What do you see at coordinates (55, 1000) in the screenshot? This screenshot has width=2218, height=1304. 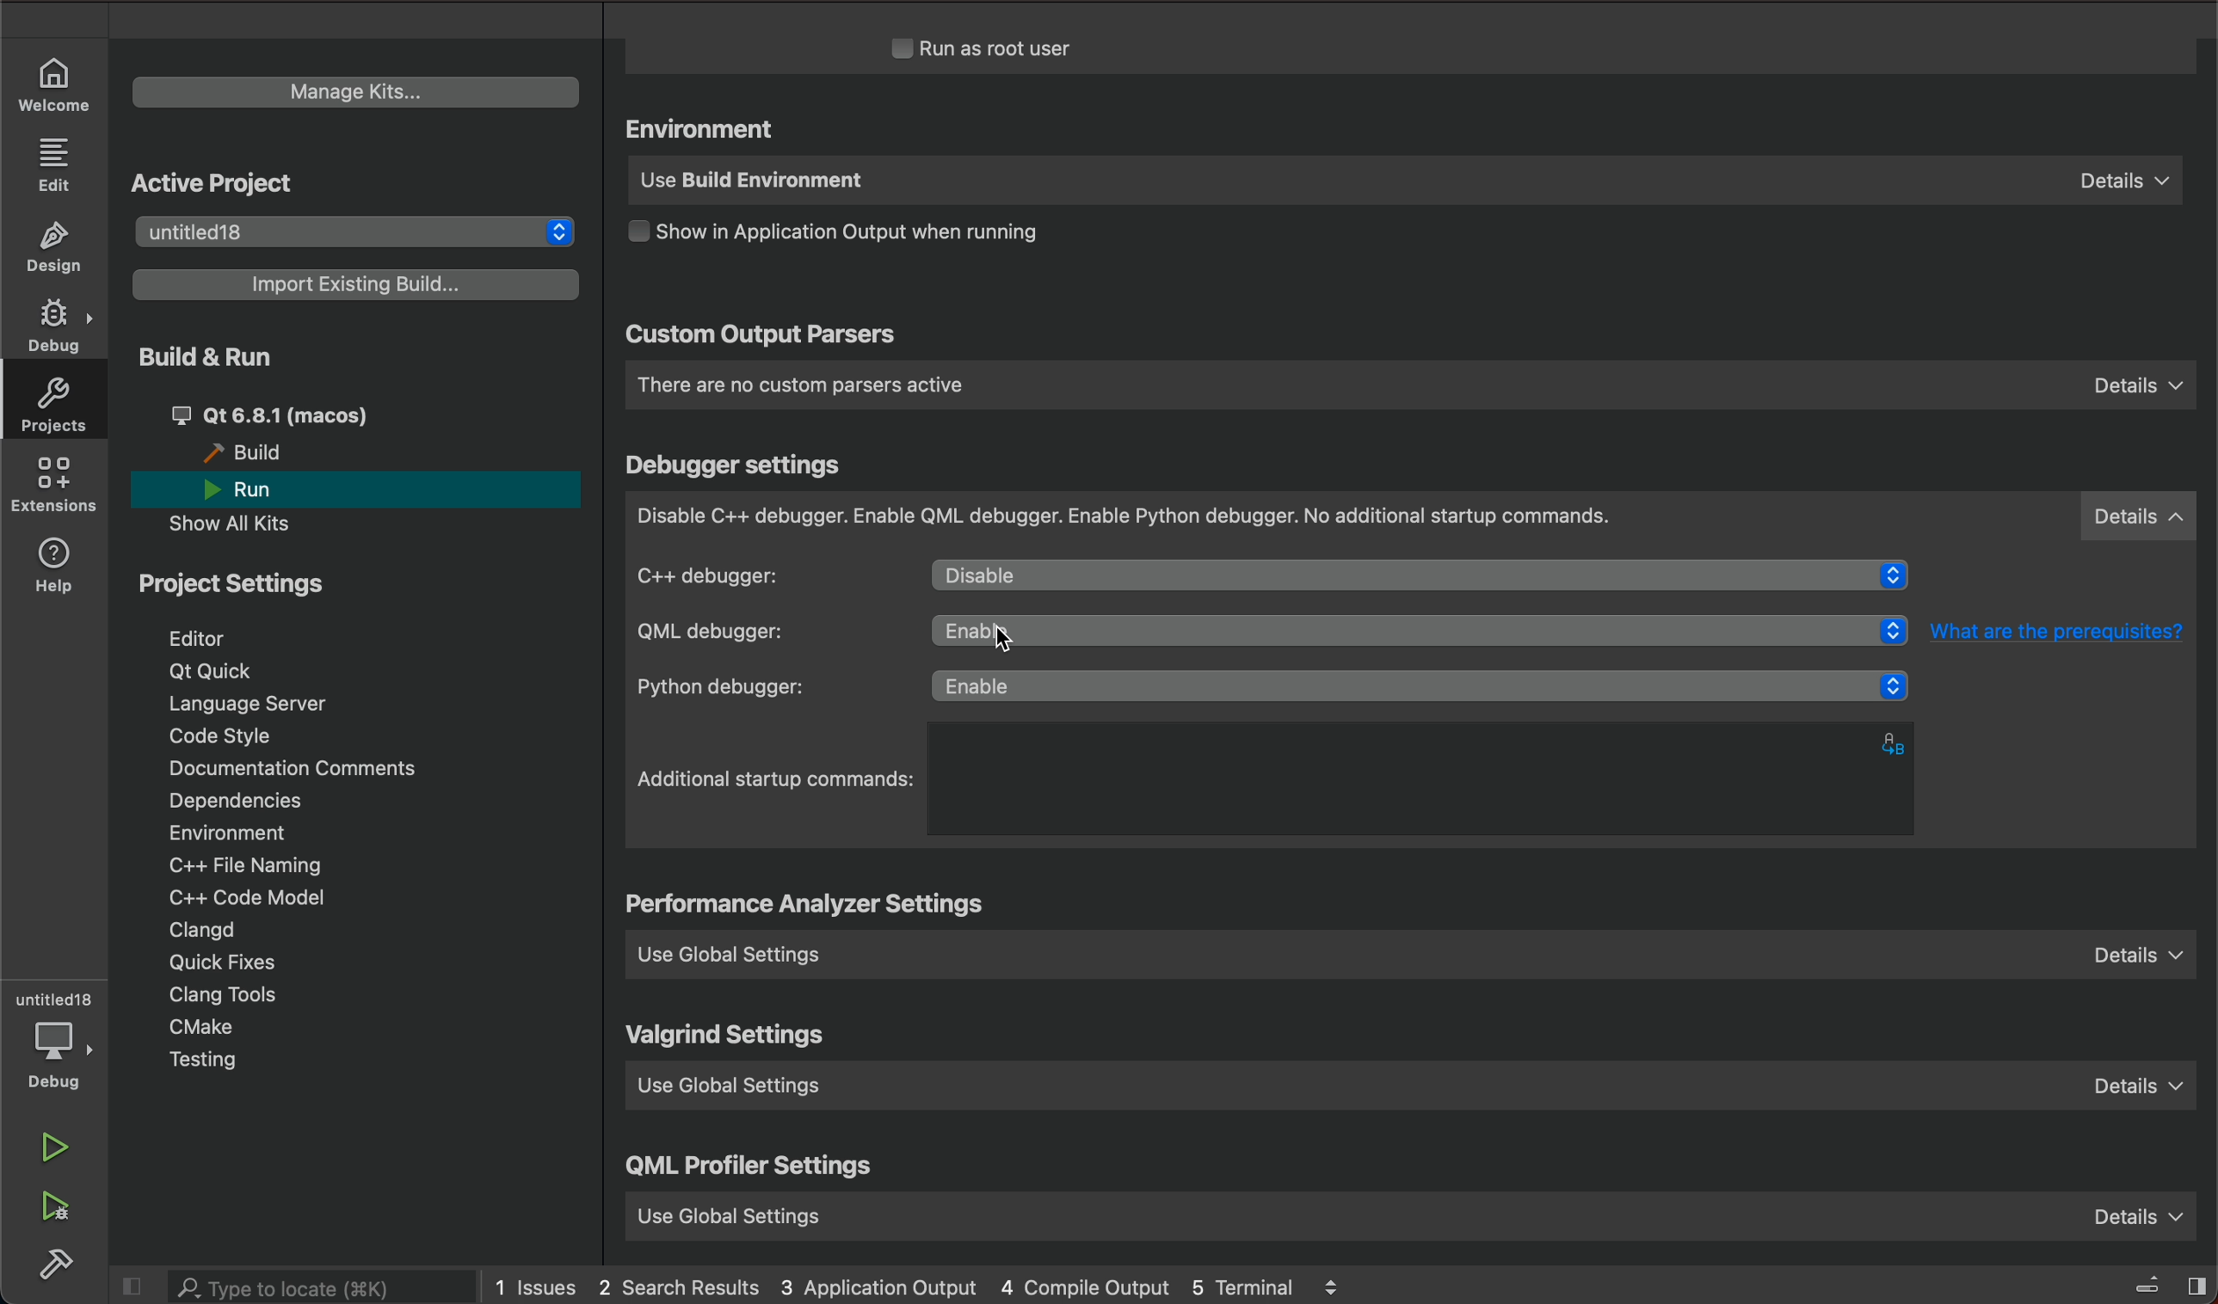 I see `untitled` at bounding box center [55, 1000].